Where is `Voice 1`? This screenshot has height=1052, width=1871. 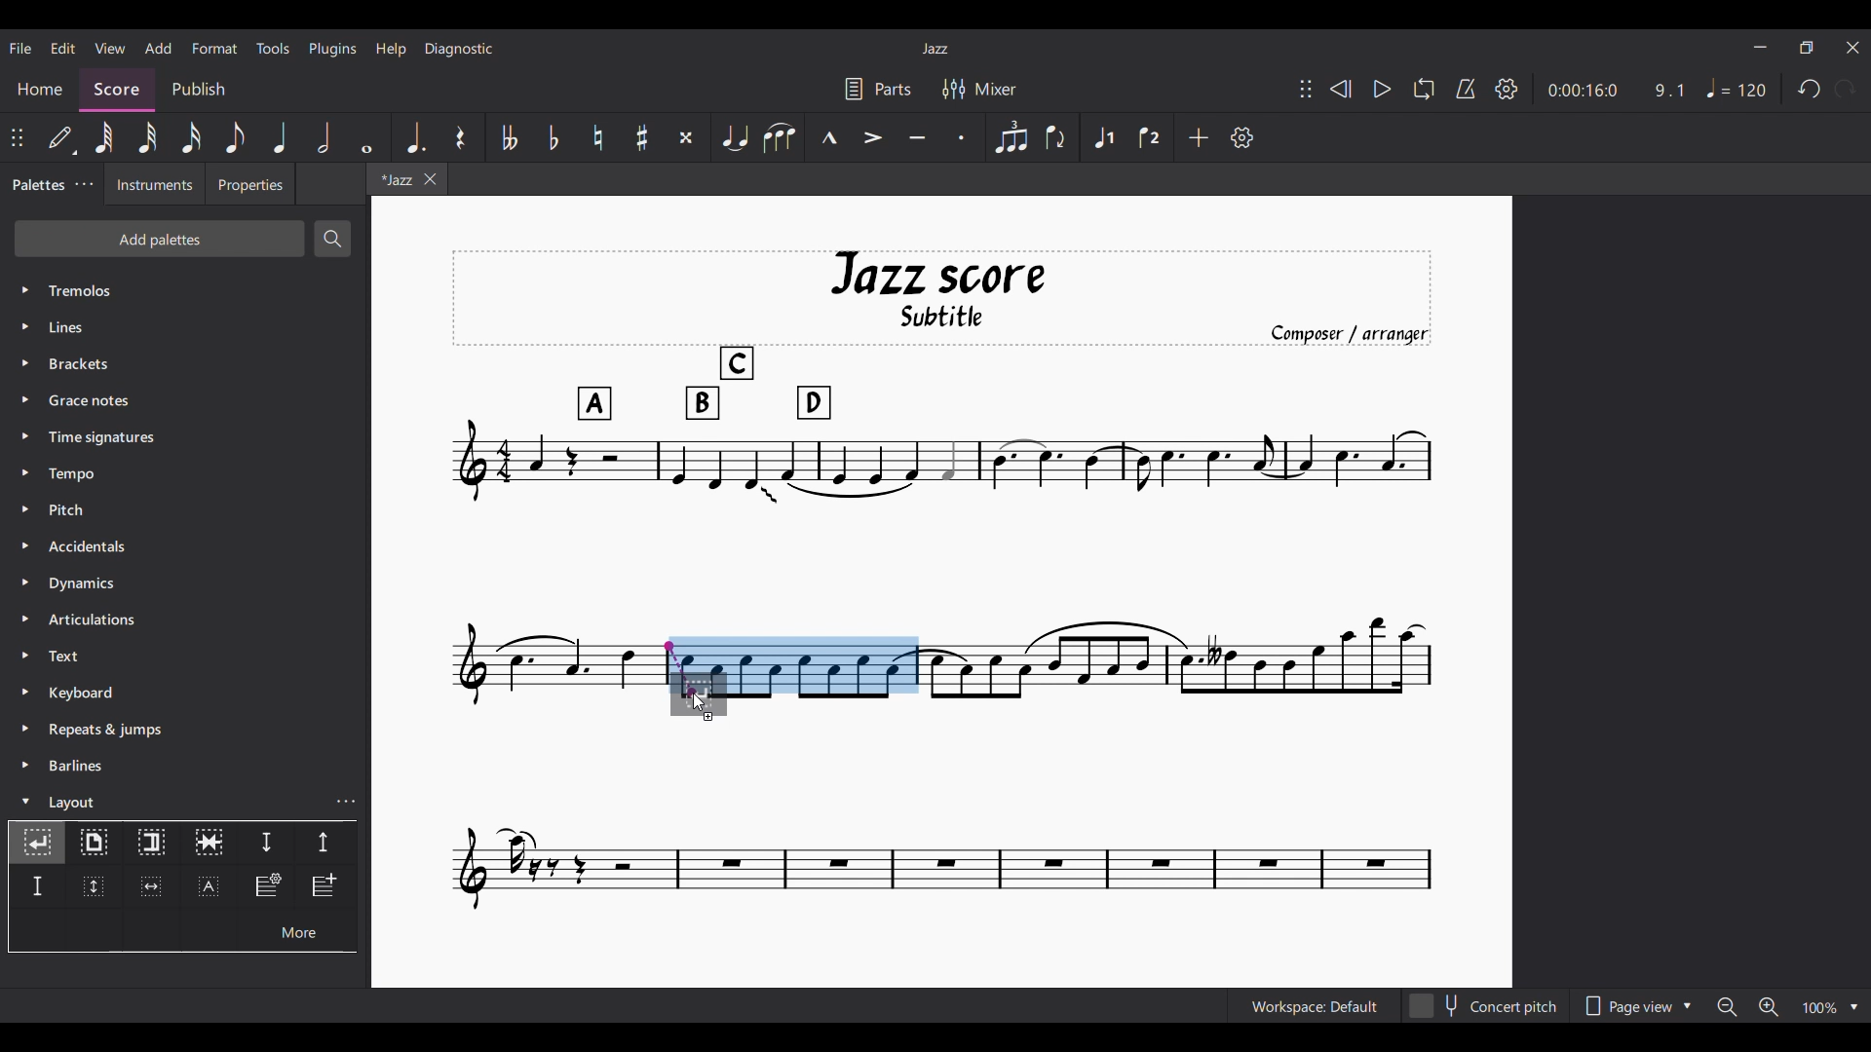
Voice 1 is located at coordinates (1102, 137).